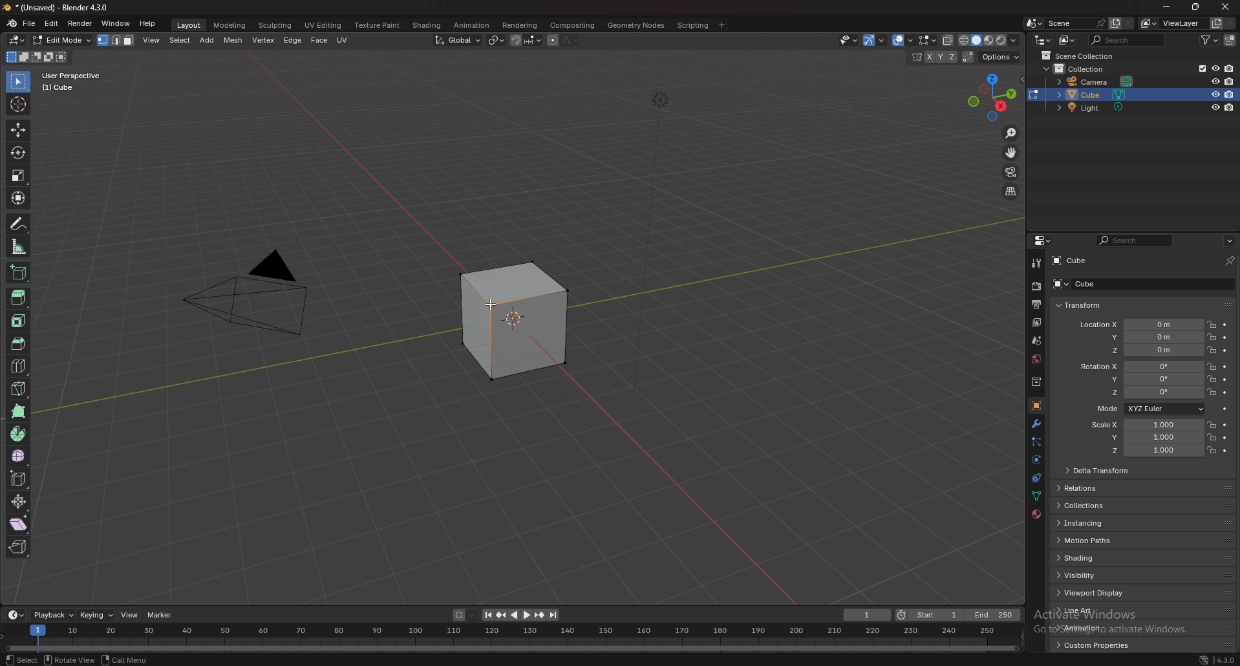 This screenshot has height=666, width=1240. I want to click on network, so click(1204, 659).